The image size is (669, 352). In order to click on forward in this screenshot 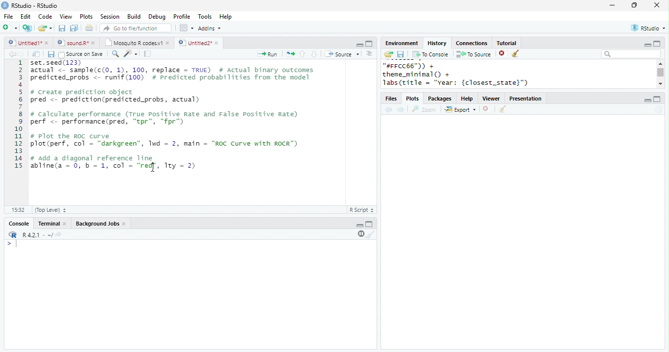, I will do `click(22, 54)`.